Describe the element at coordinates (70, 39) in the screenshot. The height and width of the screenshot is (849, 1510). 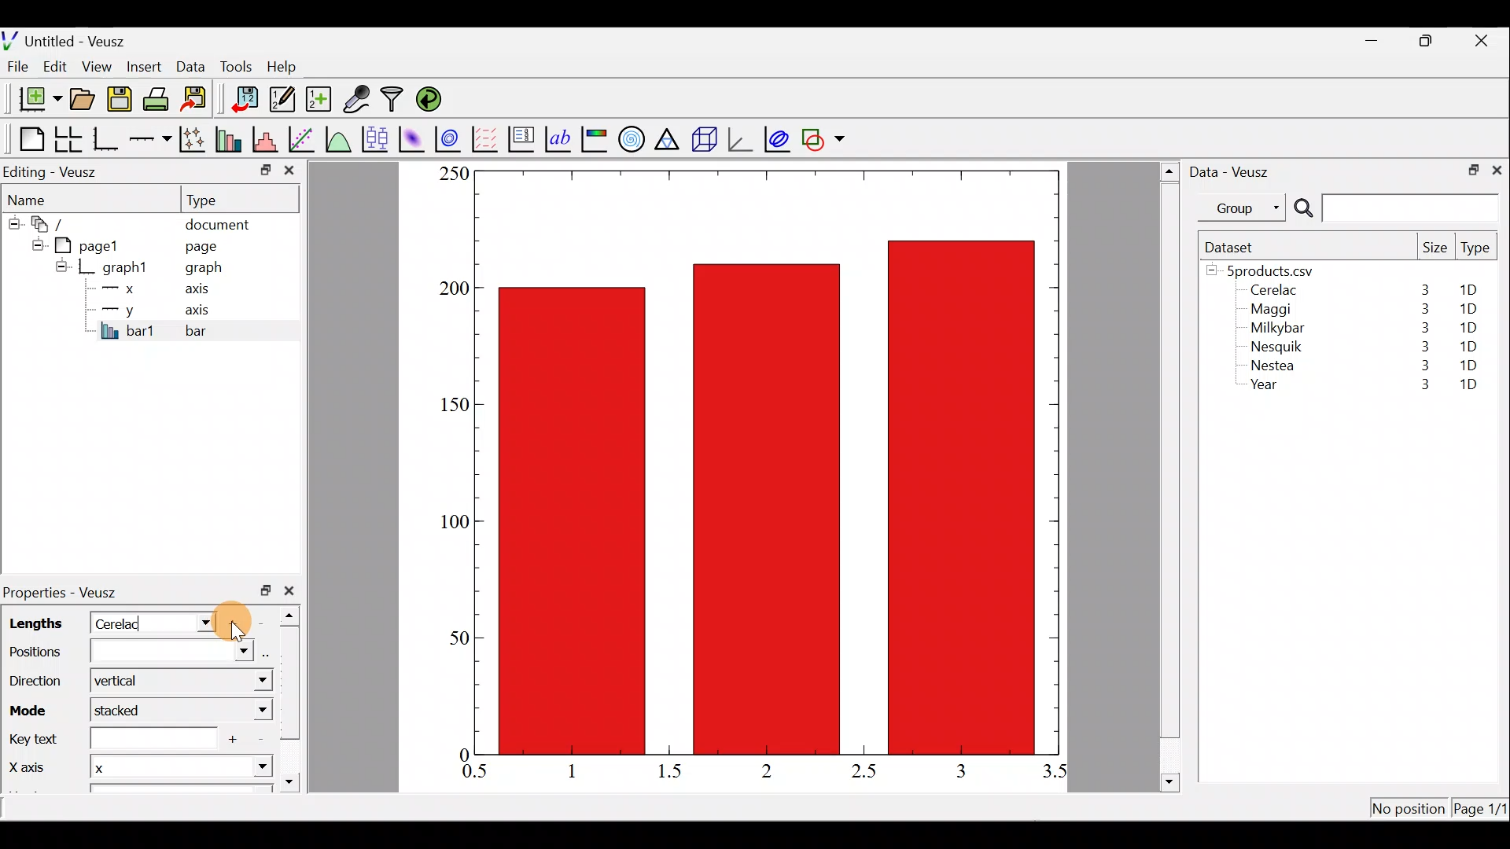
I see `Untitled - Veusz` at that location.